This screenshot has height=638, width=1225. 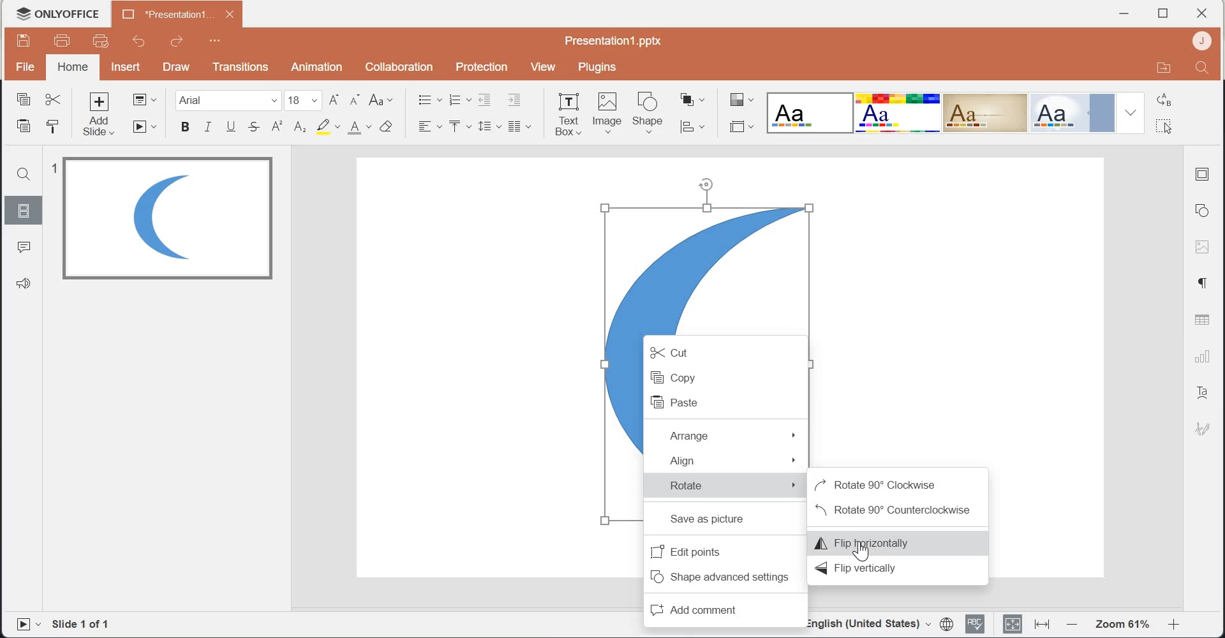 I want to click on Font color, so click(x=360, y=126).